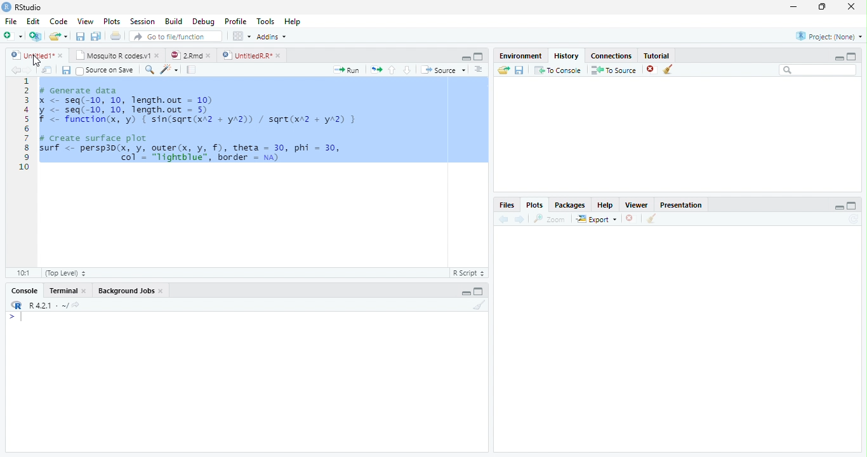 The height and width of the screenshot is (457, 867). Describe the element at coordinates (53, 36) in the screenshot. I see `Open an existing file` at that location.